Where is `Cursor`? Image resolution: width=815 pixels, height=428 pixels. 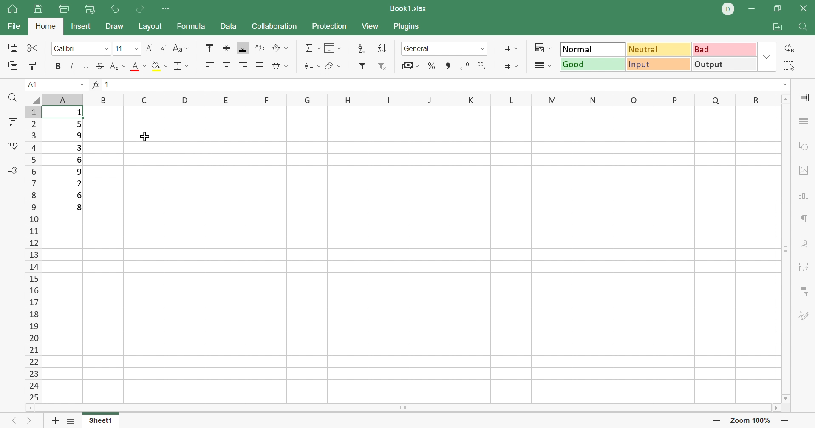 Cursor is located at coordinates (145, 135).